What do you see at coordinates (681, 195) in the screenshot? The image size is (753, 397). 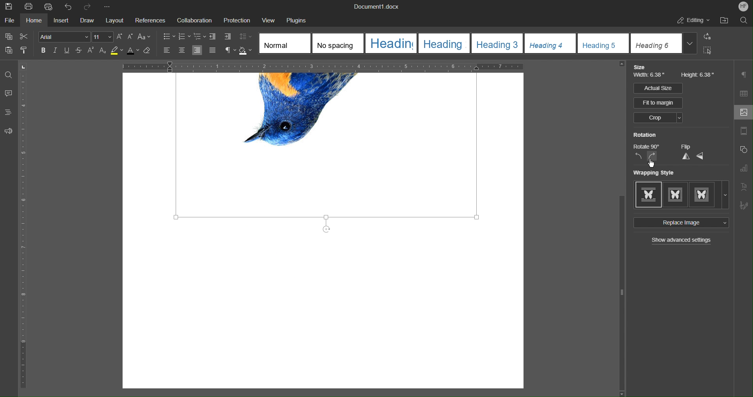 I see `Wrapping Style Options` at bounding box center [681, 195].